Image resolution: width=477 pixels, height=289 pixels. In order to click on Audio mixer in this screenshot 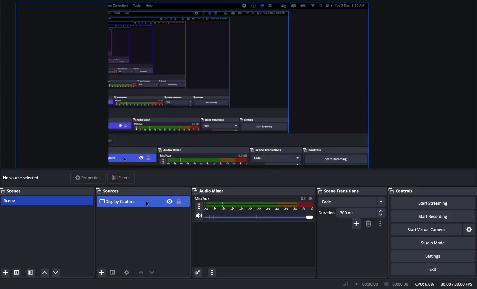, I will do `click(210, 191)`.